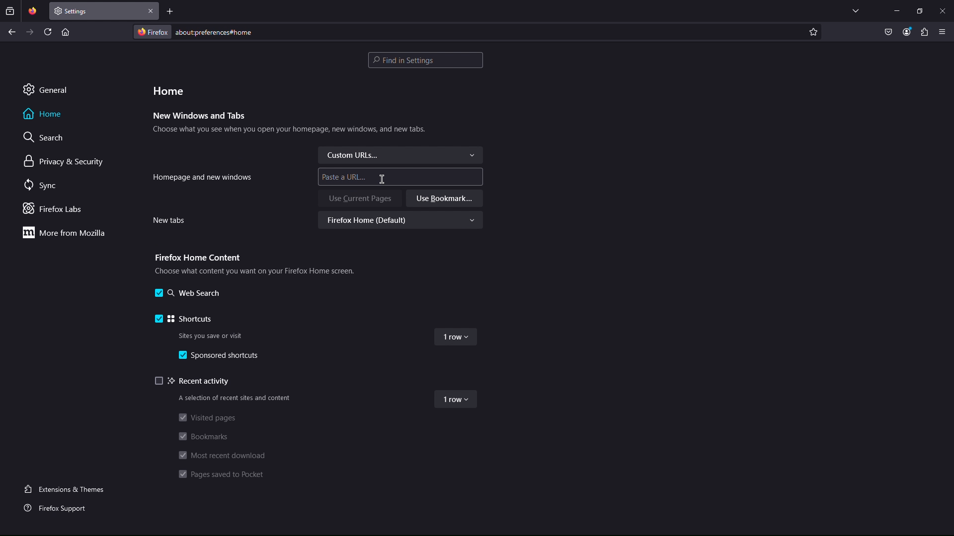  I want to click on Close, so click(942, 10).